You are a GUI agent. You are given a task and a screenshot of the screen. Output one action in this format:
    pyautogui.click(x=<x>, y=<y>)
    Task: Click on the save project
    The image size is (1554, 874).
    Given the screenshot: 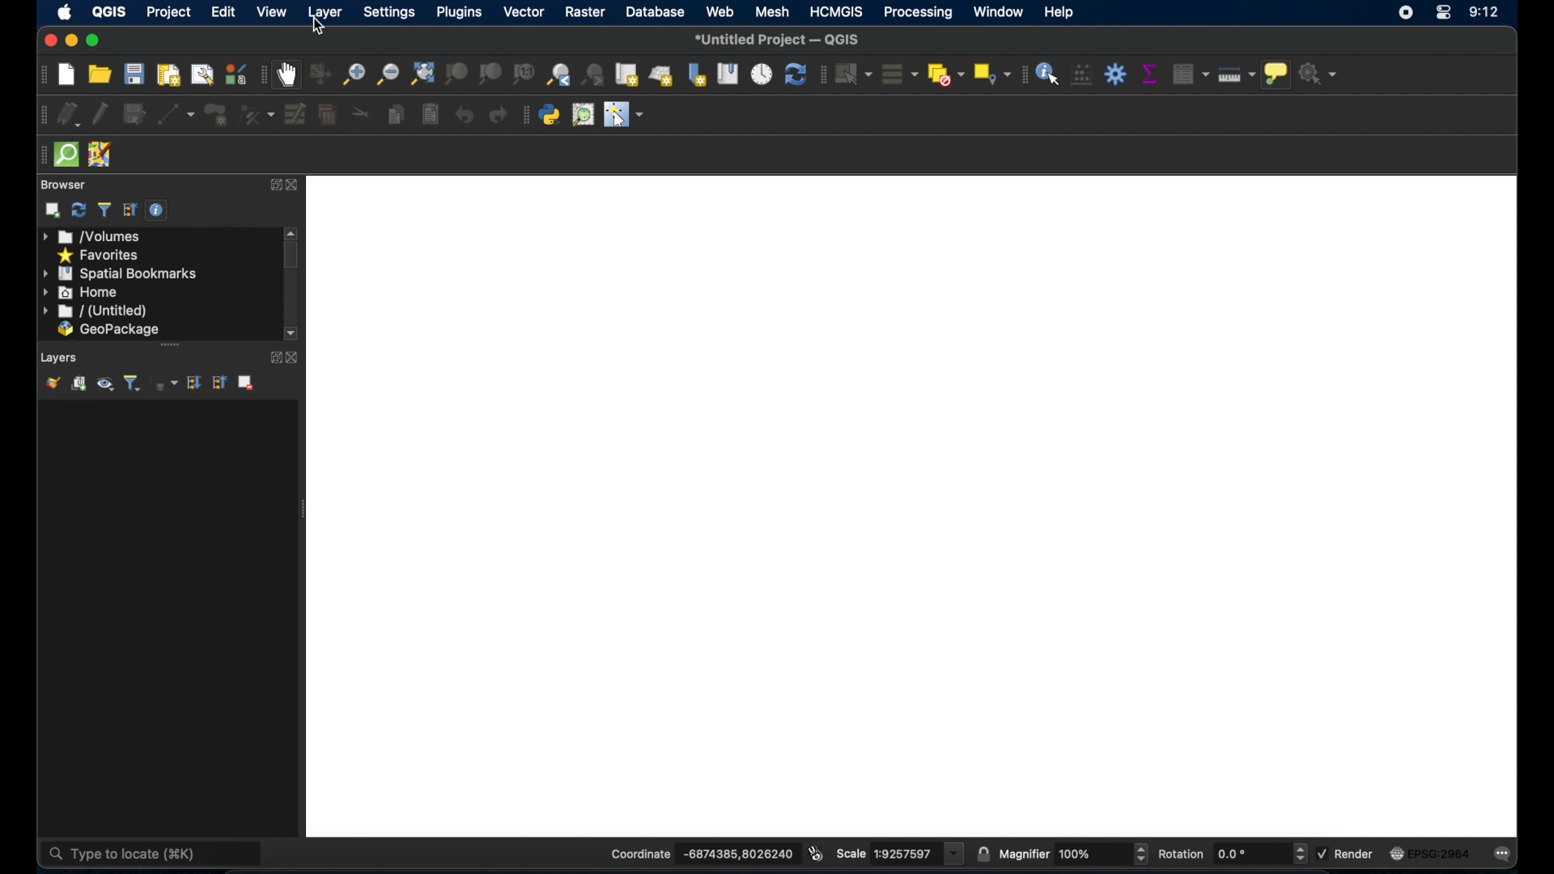 What is the action you would take?
    pyautogui.click(x=135, y=75)
    